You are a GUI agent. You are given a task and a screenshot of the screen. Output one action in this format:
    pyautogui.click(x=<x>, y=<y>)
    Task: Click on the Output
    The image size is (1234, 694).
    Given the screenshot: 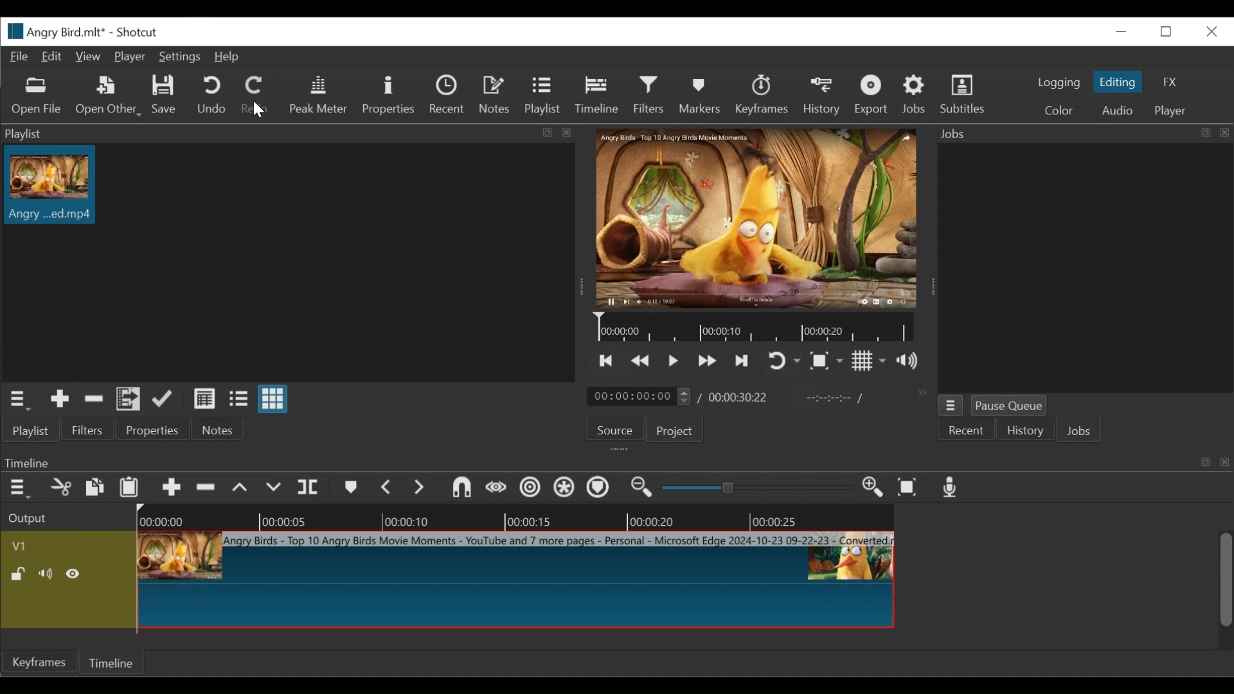 What is the action you would take?
    pyautogui.click(x=30, y=519)
    